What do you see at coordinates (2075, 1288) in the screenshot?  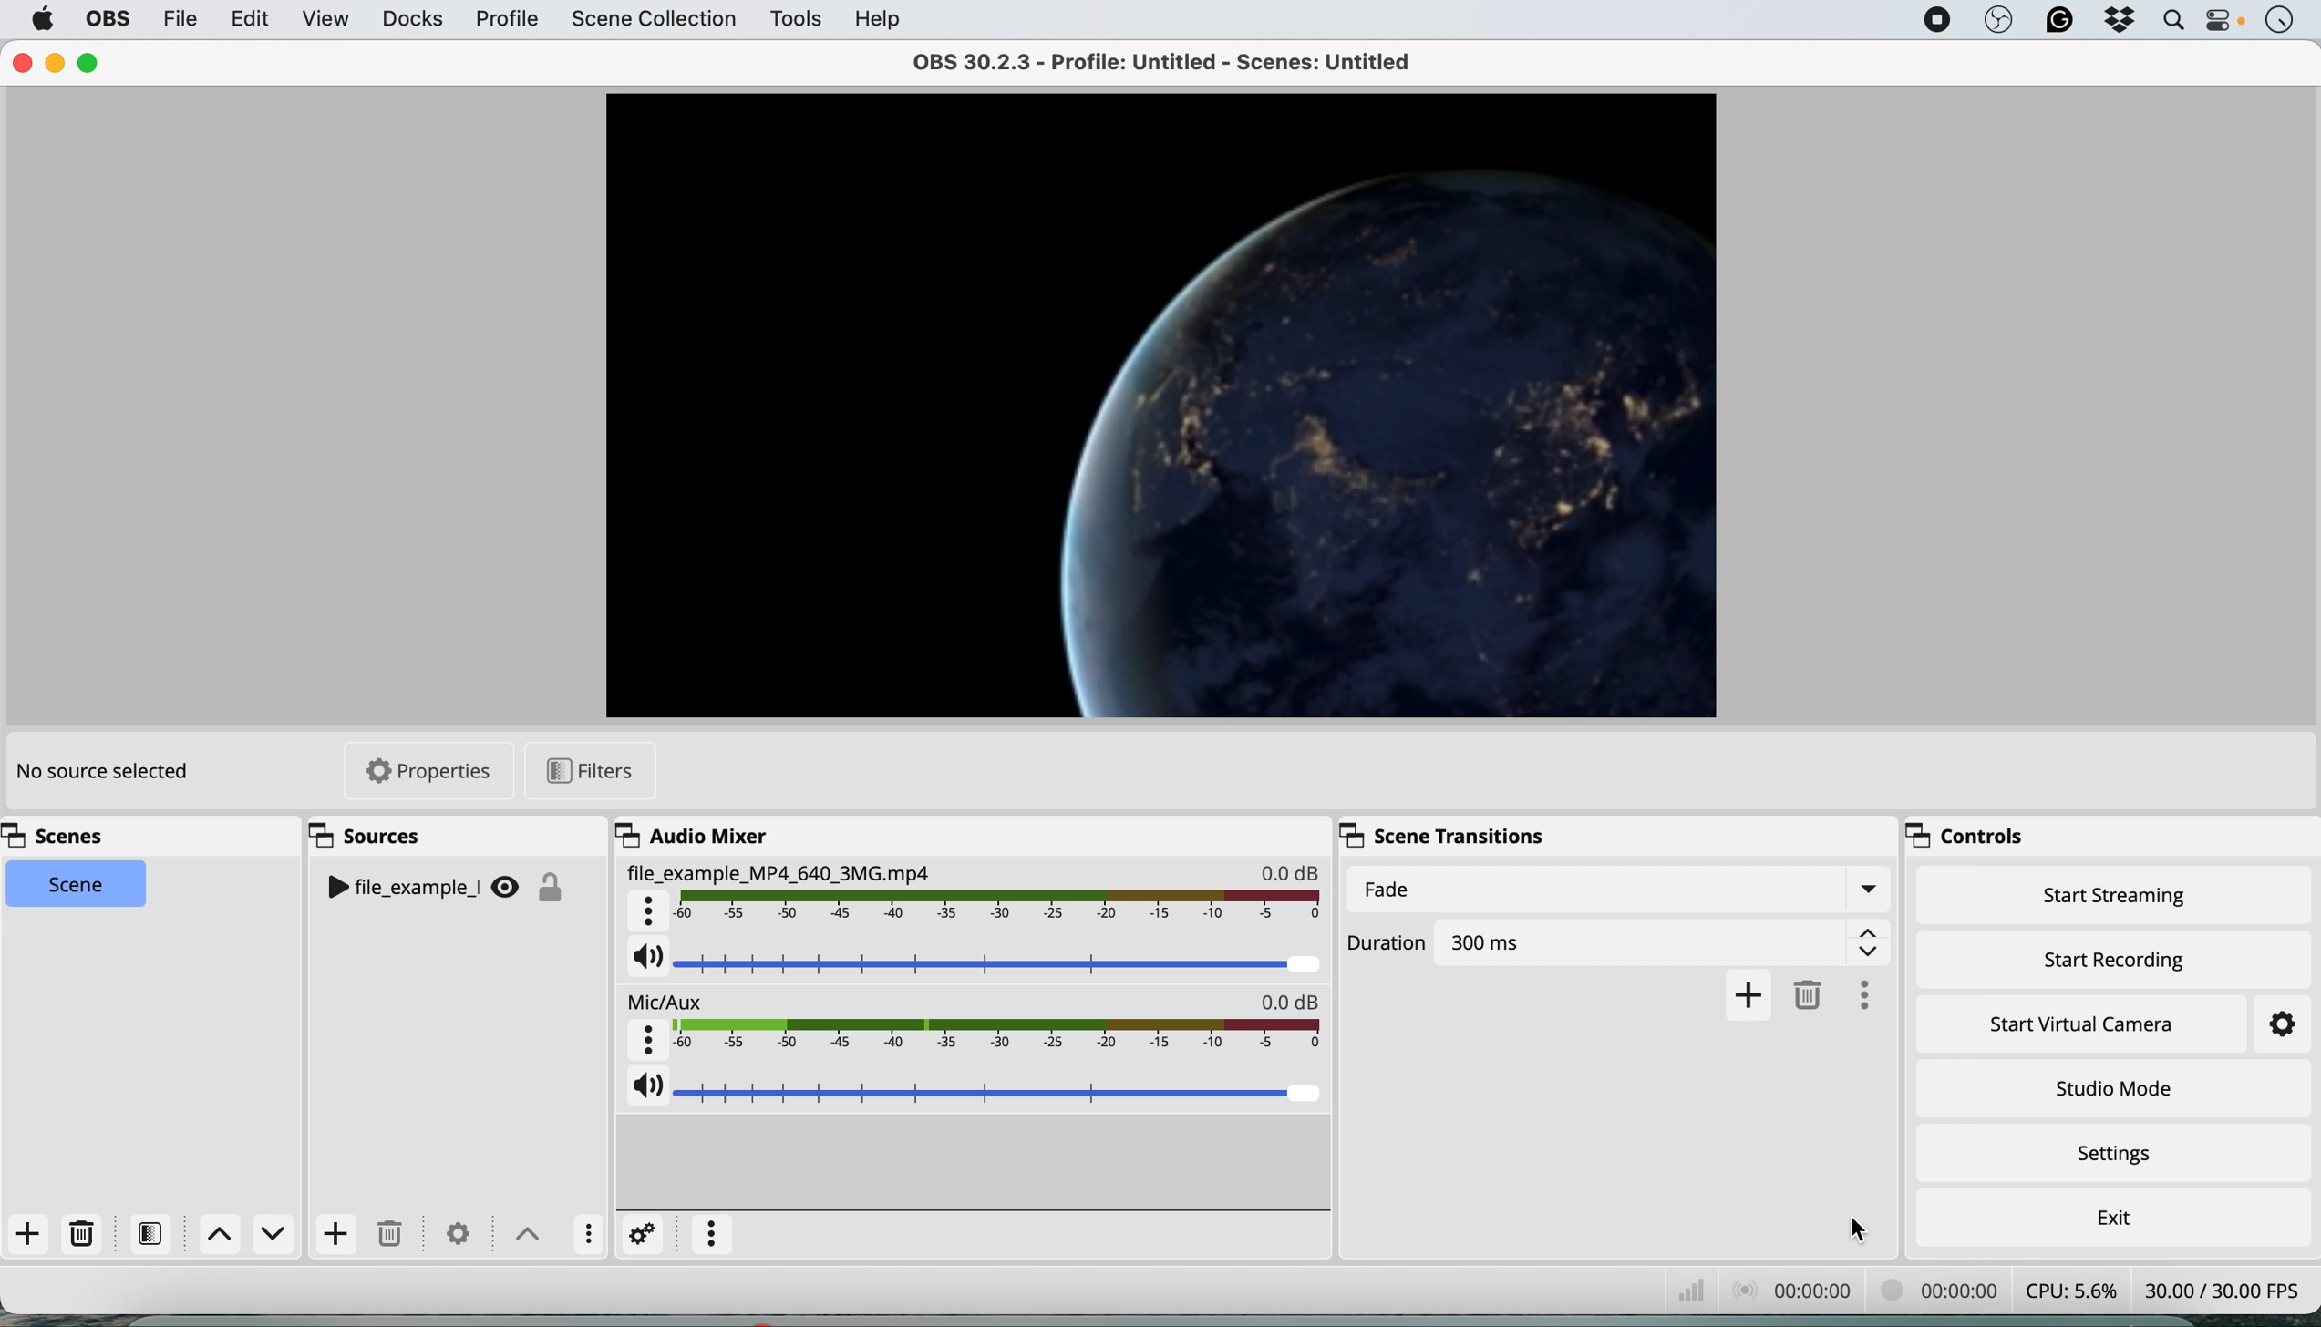 I see `cpu usage` at bounding box center [2075, 1288].